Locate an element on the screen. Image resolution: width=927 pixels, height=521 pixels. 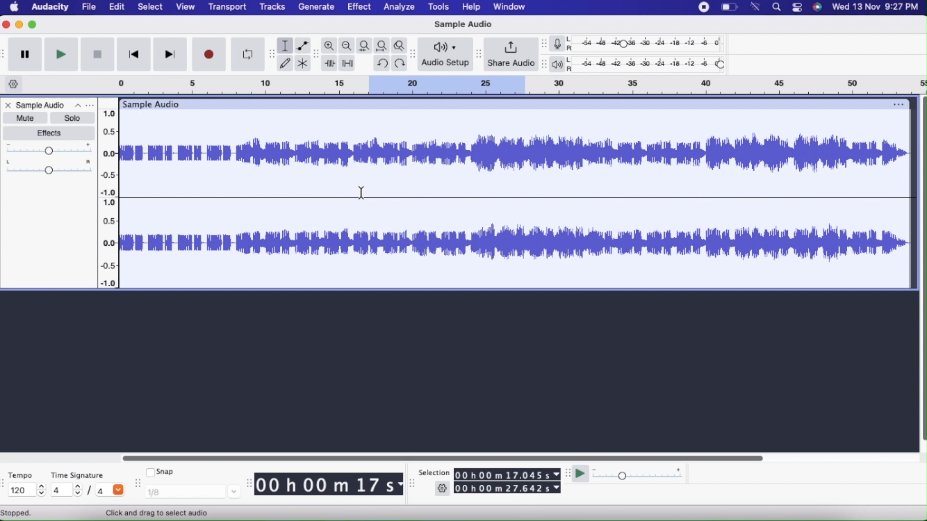
Selection is located at coordinates (434, 473).